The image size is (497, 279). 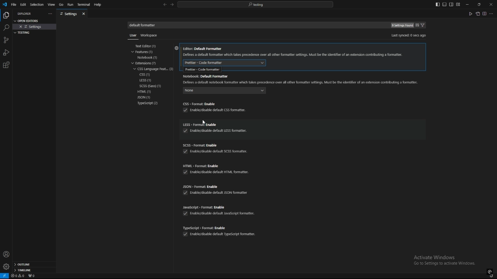 I want to click on settings, so click(x=35, y=27).